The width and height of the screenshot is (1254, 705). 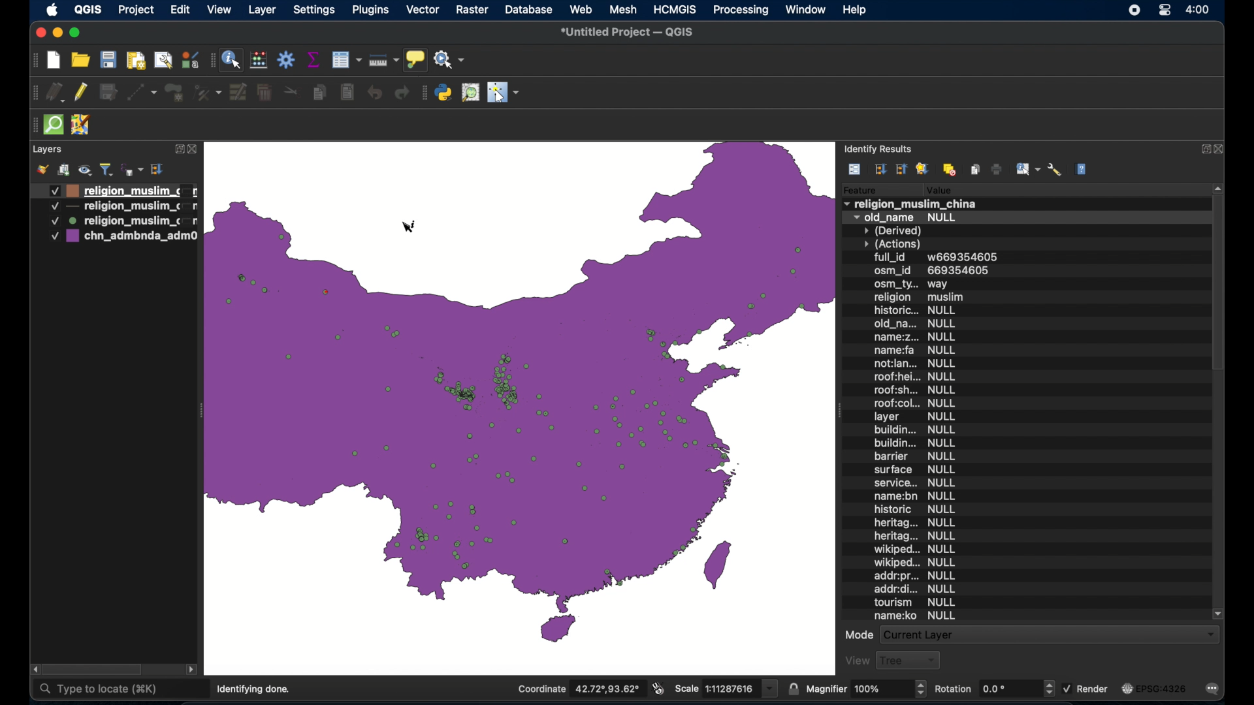 I want to click on manage map theme, so click(x=86, y=168).